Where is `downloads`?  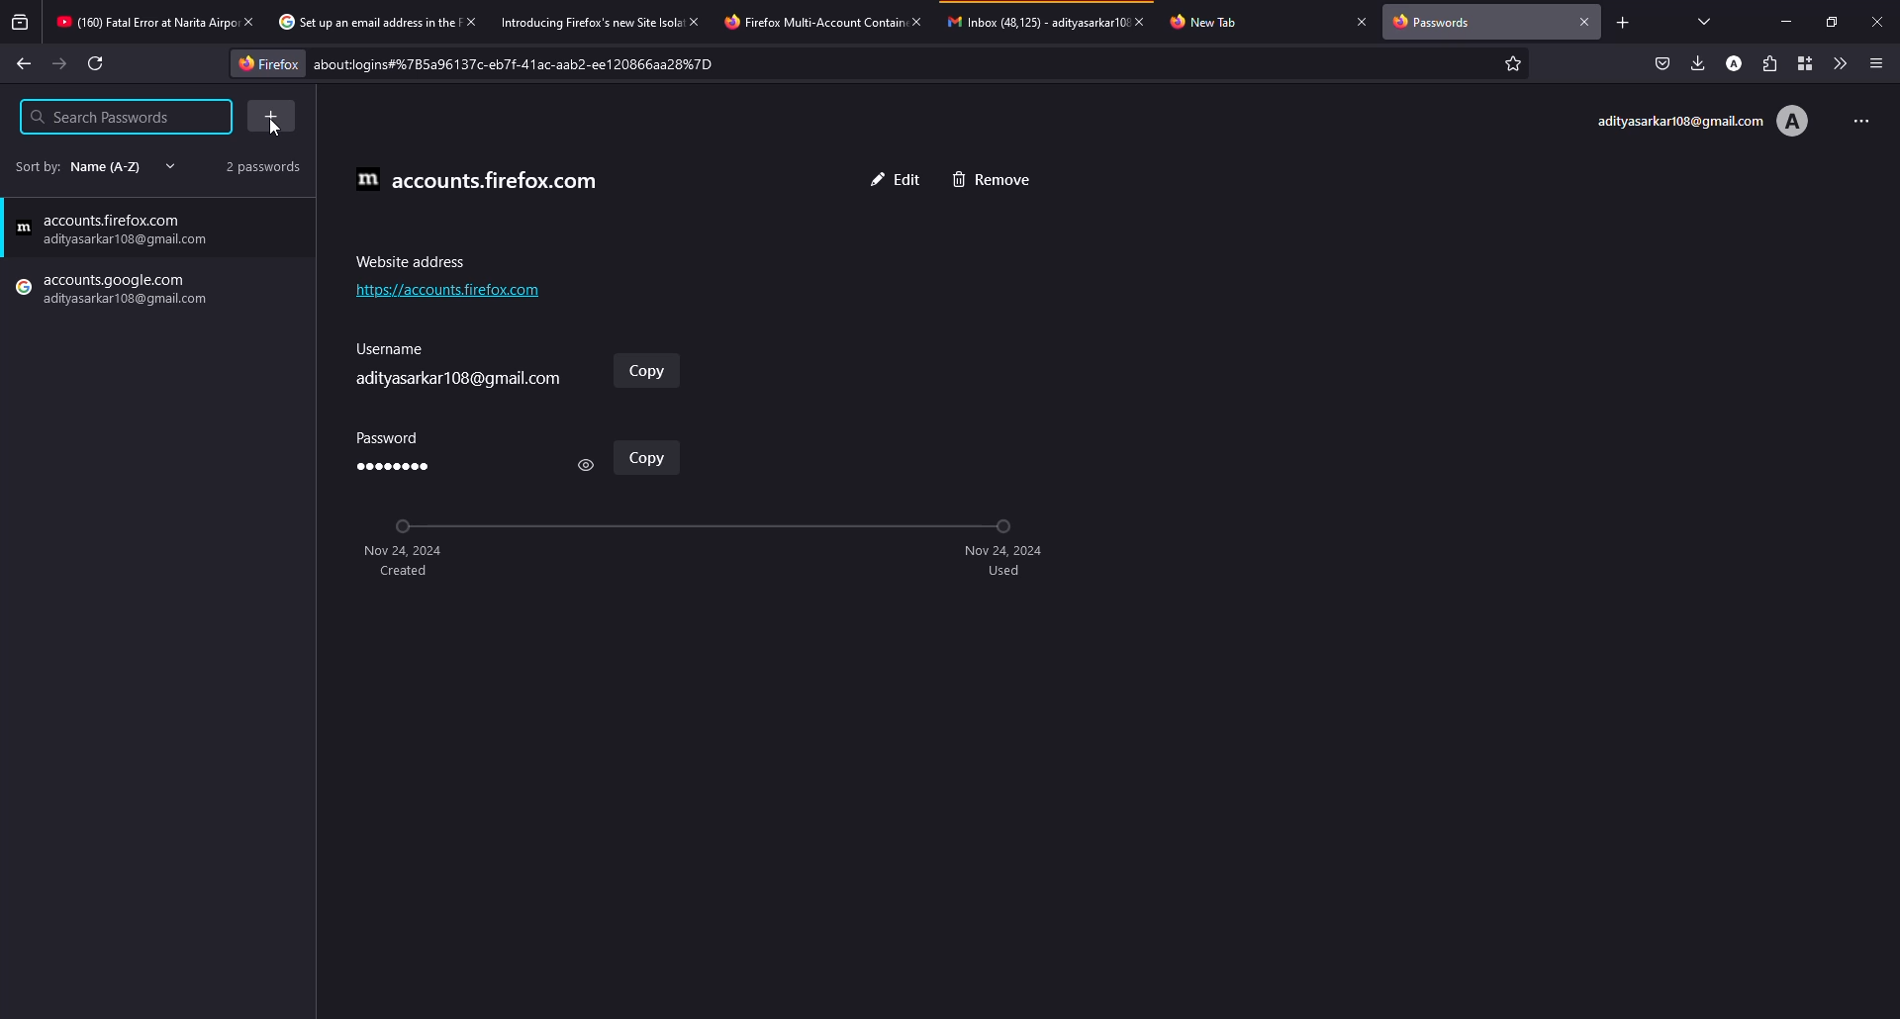 downloads is located at coordinates (1698, 62).